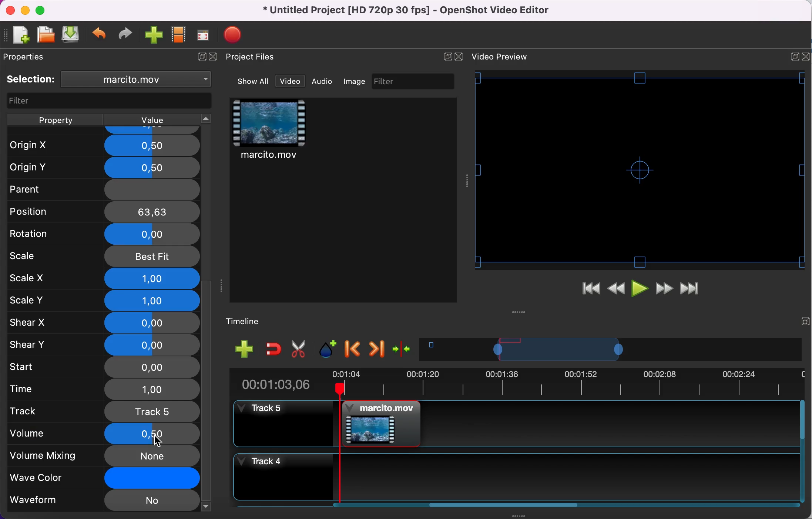 This screenshot has height=519, width=812. Describe the element at coordinates (103, 187) in the screenshot. I see `Parent` at that location.